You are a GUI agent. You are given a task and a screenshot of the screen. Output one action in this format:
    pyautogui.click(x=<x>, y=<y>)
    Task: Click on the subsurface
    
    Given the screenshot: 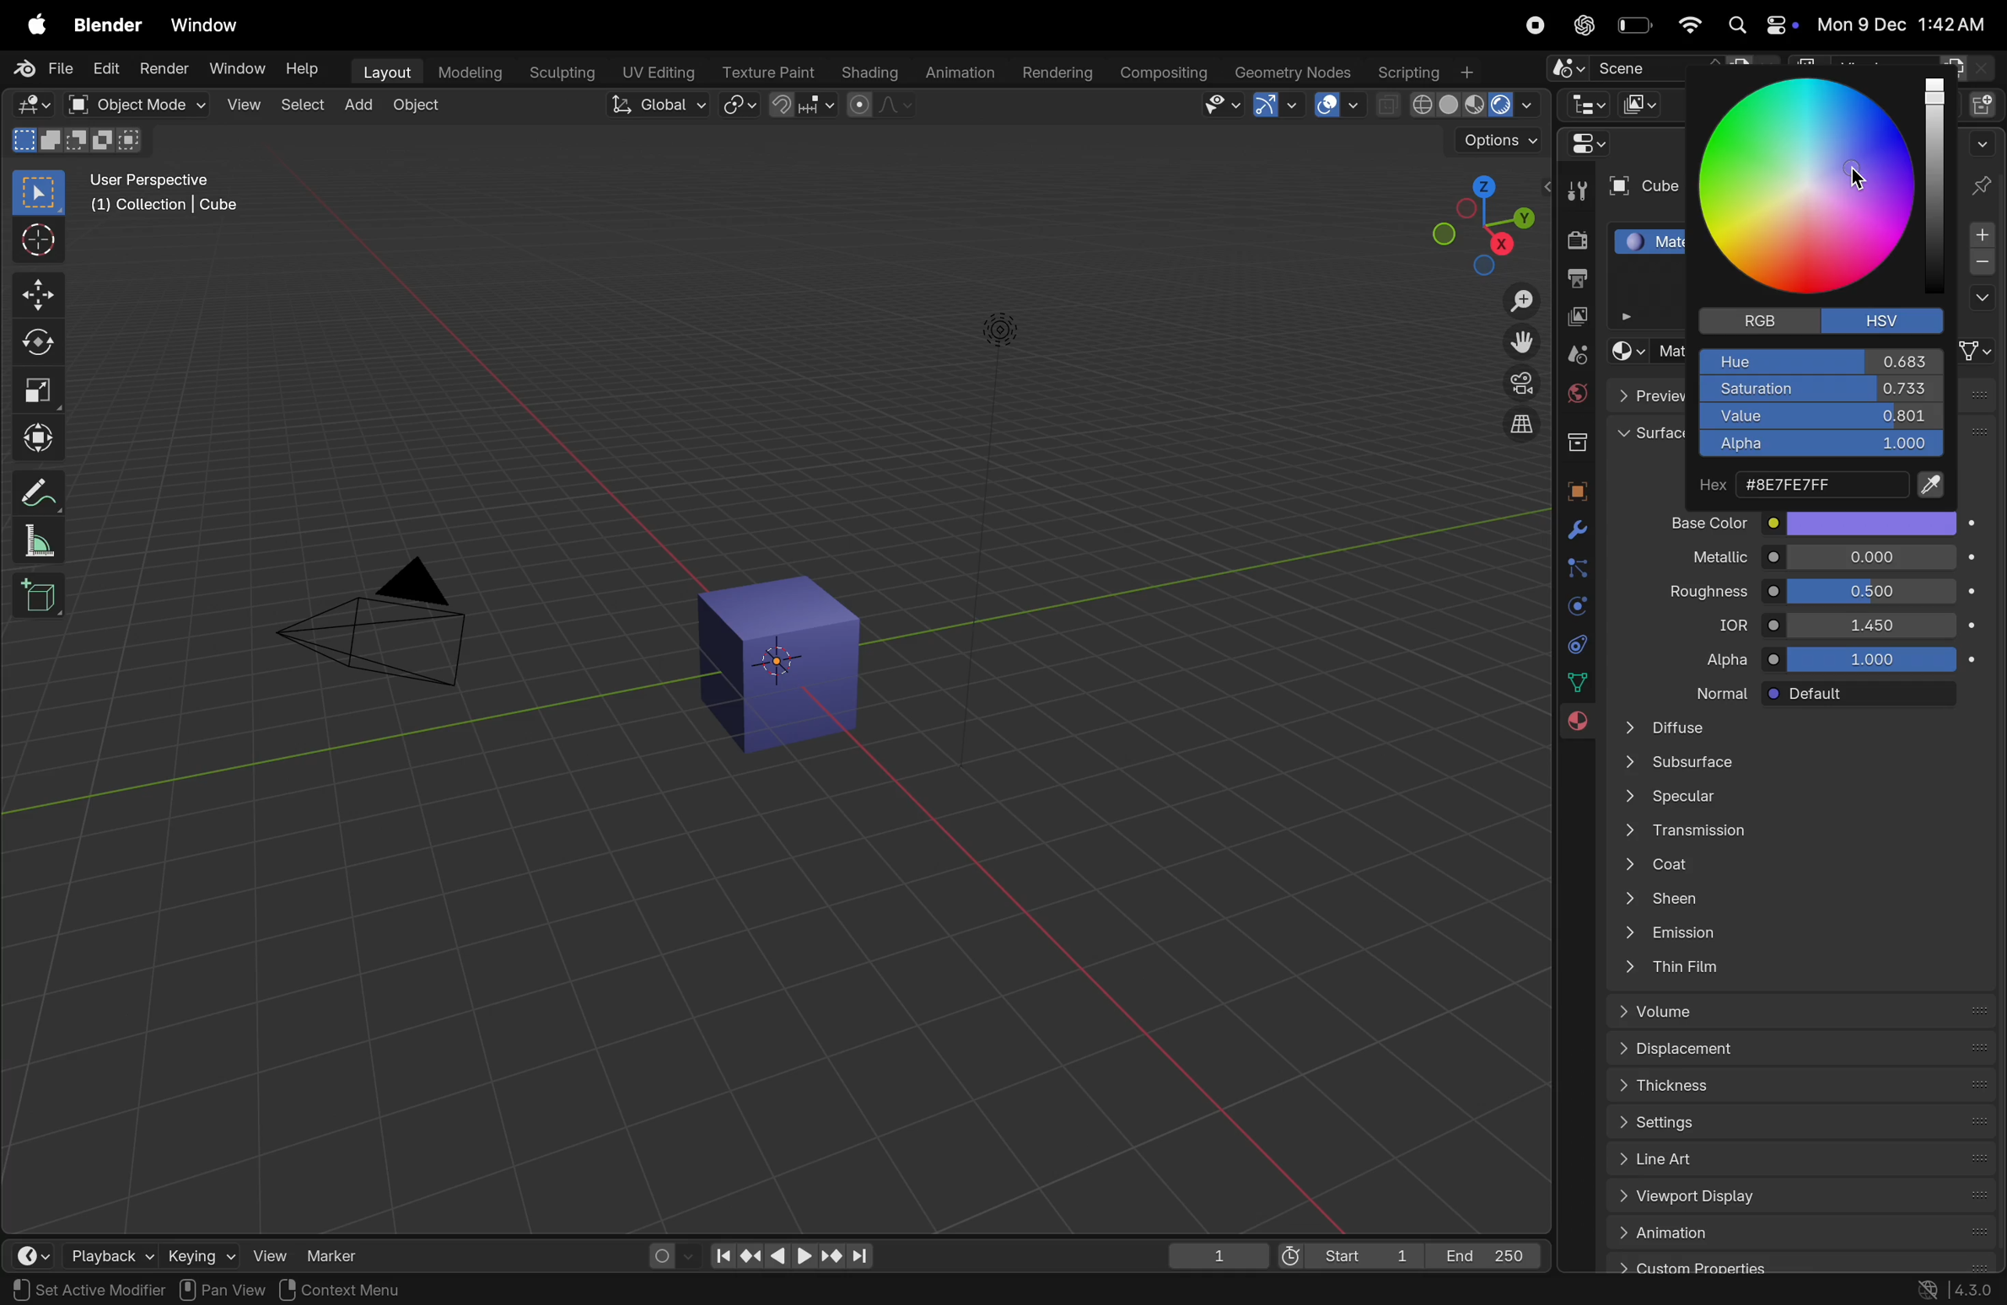 What is the action you would take?
    pyautogui.click(x=1792, y=765)
    